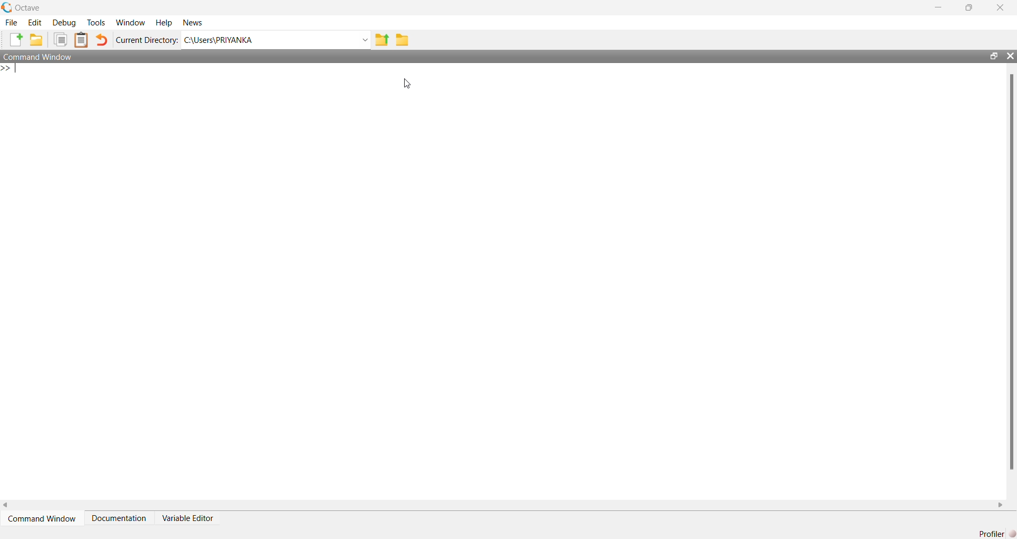 Image resolution: width=1017 pixels, height=539 pixels. I want to click on resize, so click(994, 56).